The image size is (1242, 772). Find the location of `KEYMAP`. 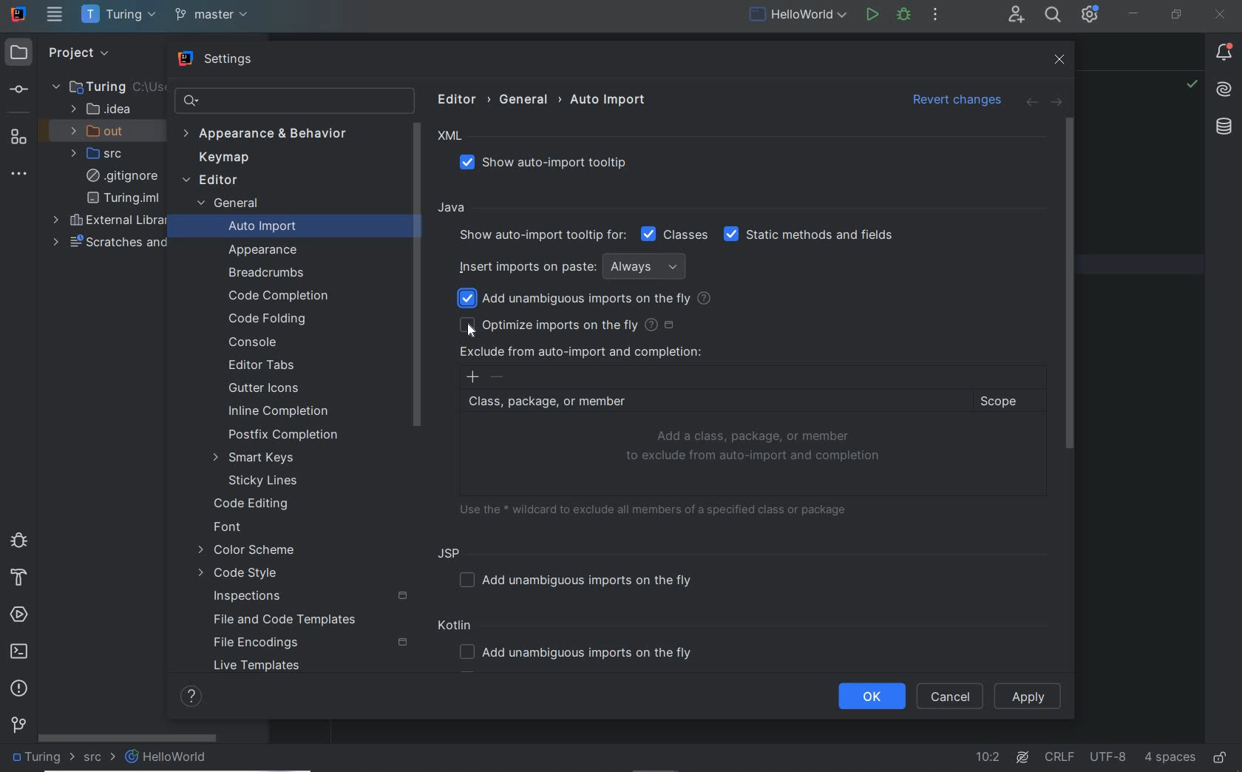

KEYMAP is located at coordinates (220, 159).